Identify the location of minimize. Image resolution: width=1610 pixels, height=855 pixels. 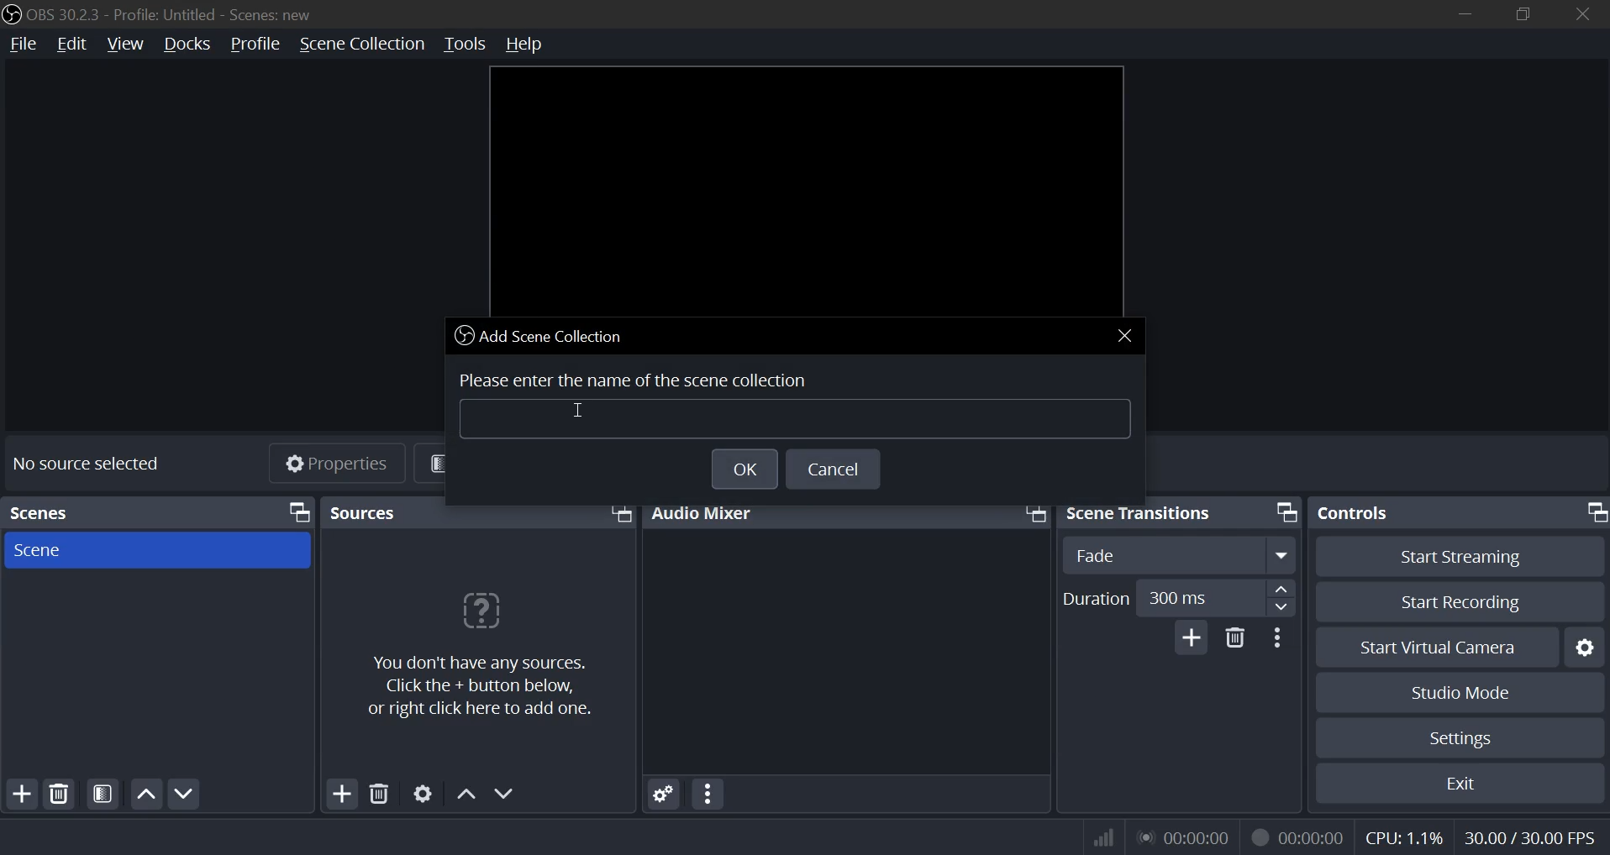
(1465, 12).